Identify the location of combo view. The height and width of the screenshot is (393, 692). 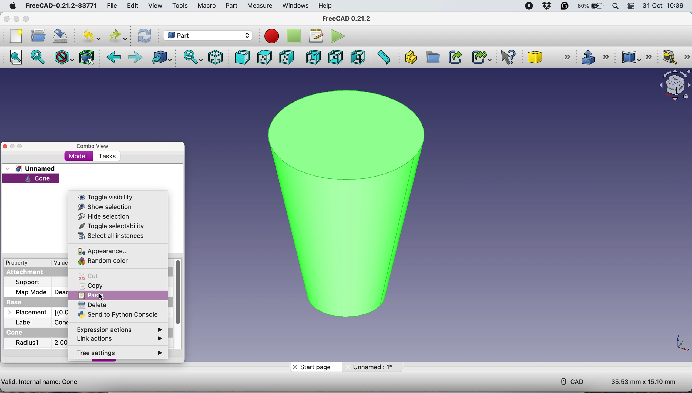
(93, 145).